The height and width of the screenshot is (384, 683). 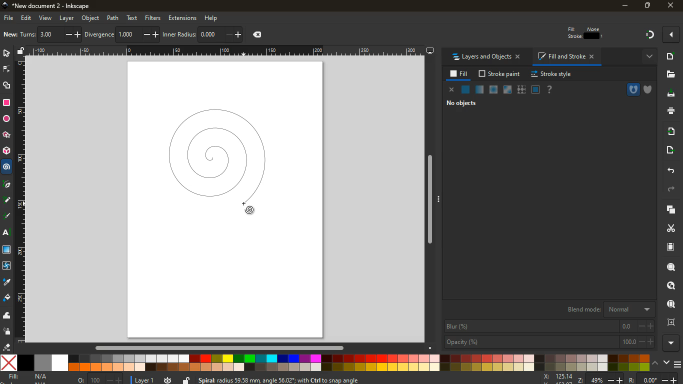 What do you see at coordinates (7, 184) in the screenshot?
I see `` at bounding box center [7, 184].